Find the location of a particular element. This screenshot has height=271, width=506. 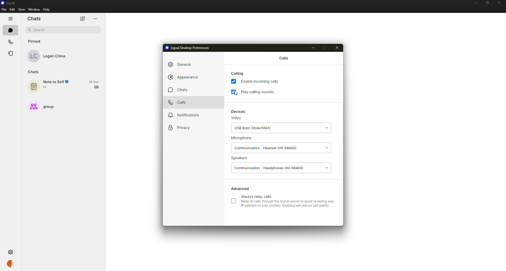

profile is located at coordinates (10, 264).